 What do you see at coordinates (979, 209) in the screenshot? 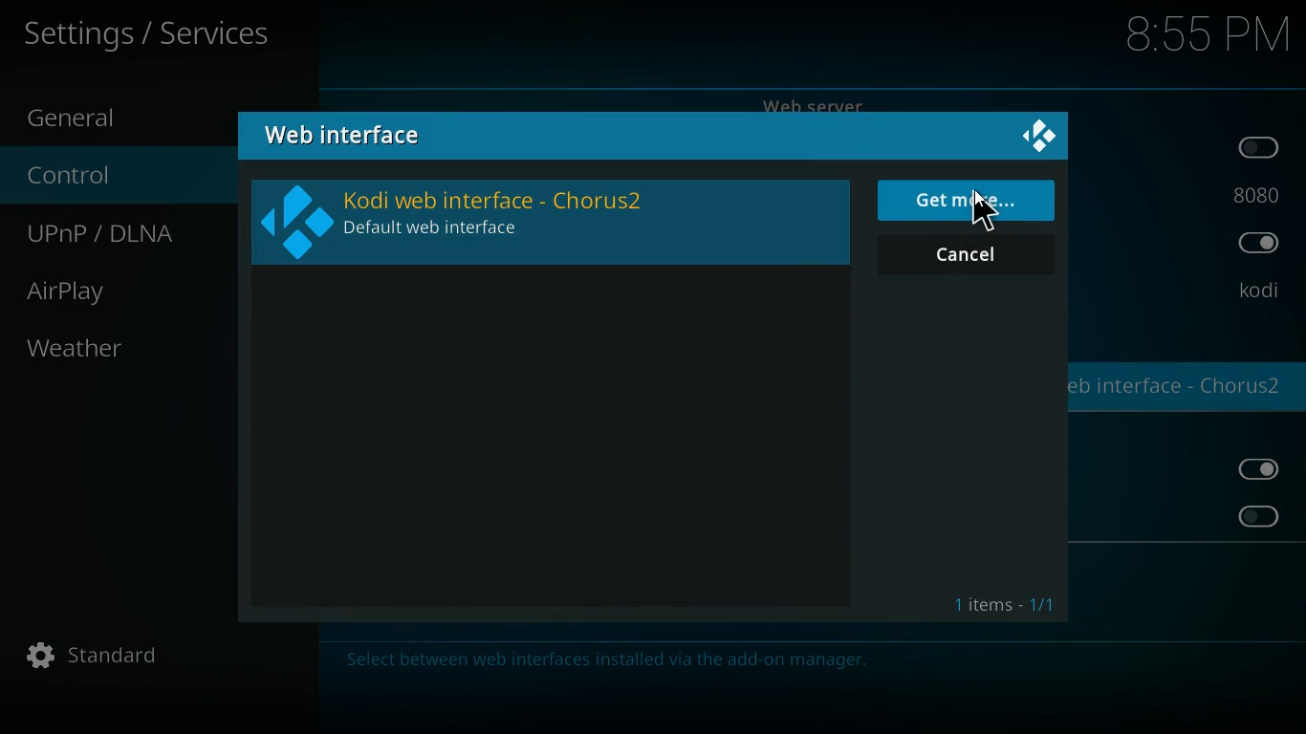
I see `Cursor` at bounding box center [979, 209].